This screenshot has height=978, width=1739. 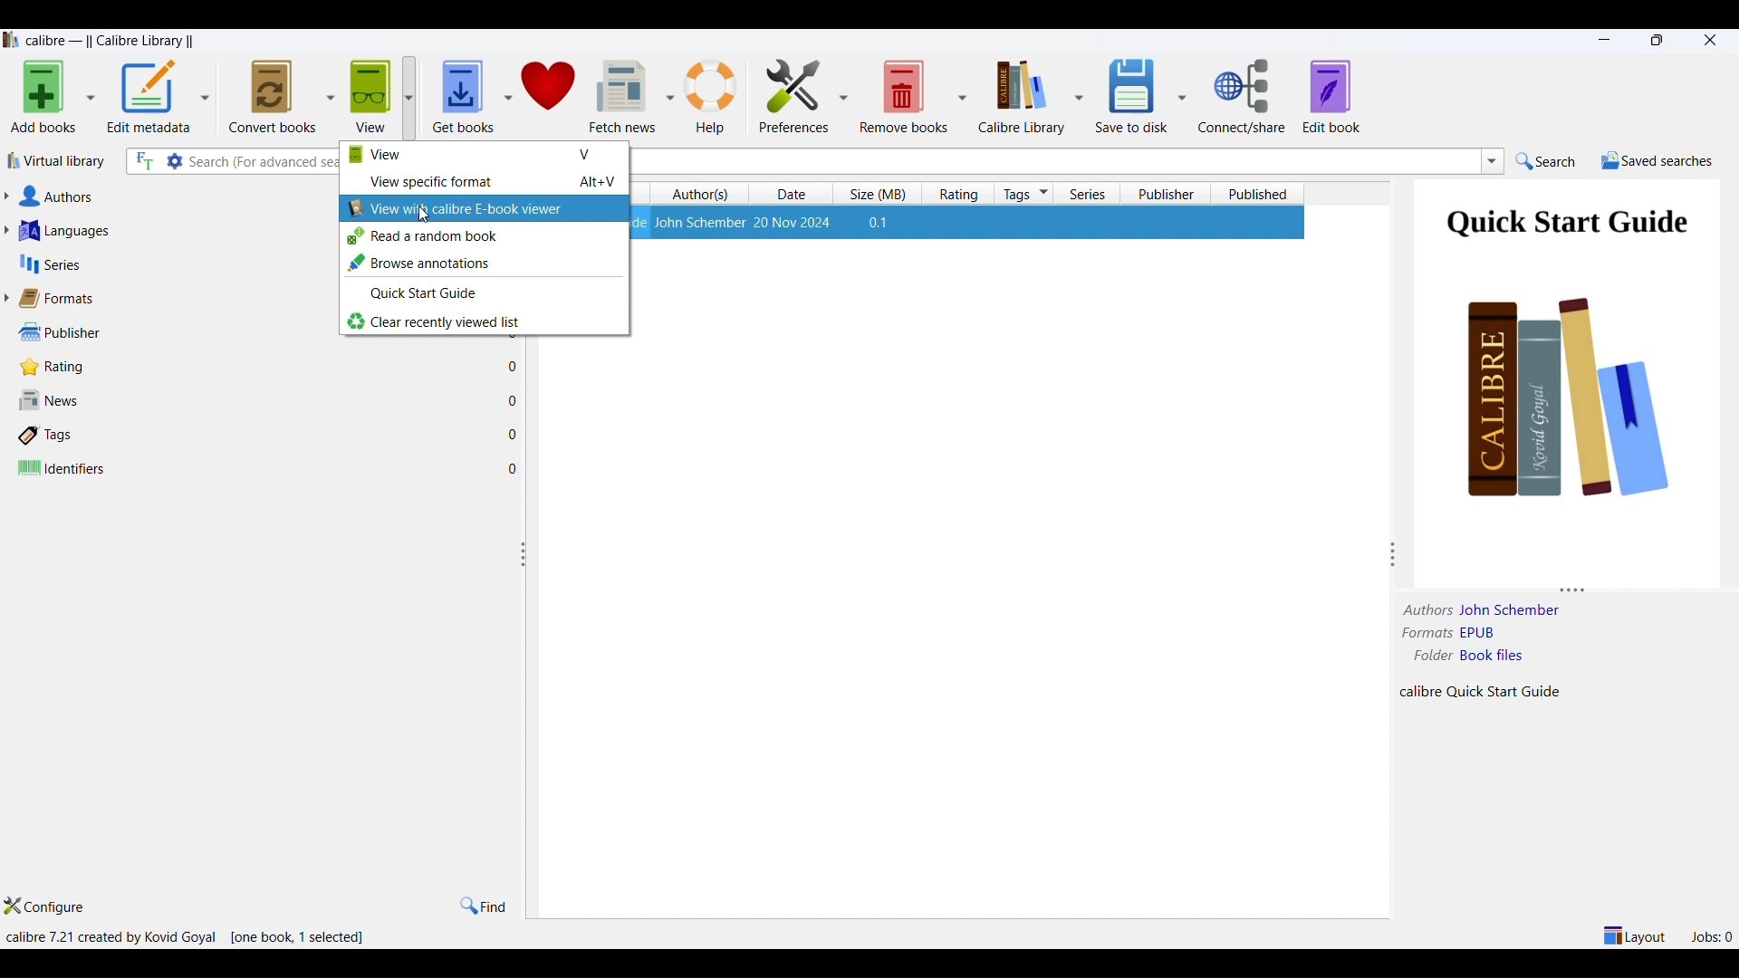 I want to click on saved searches, so click(x=1658, y=161).